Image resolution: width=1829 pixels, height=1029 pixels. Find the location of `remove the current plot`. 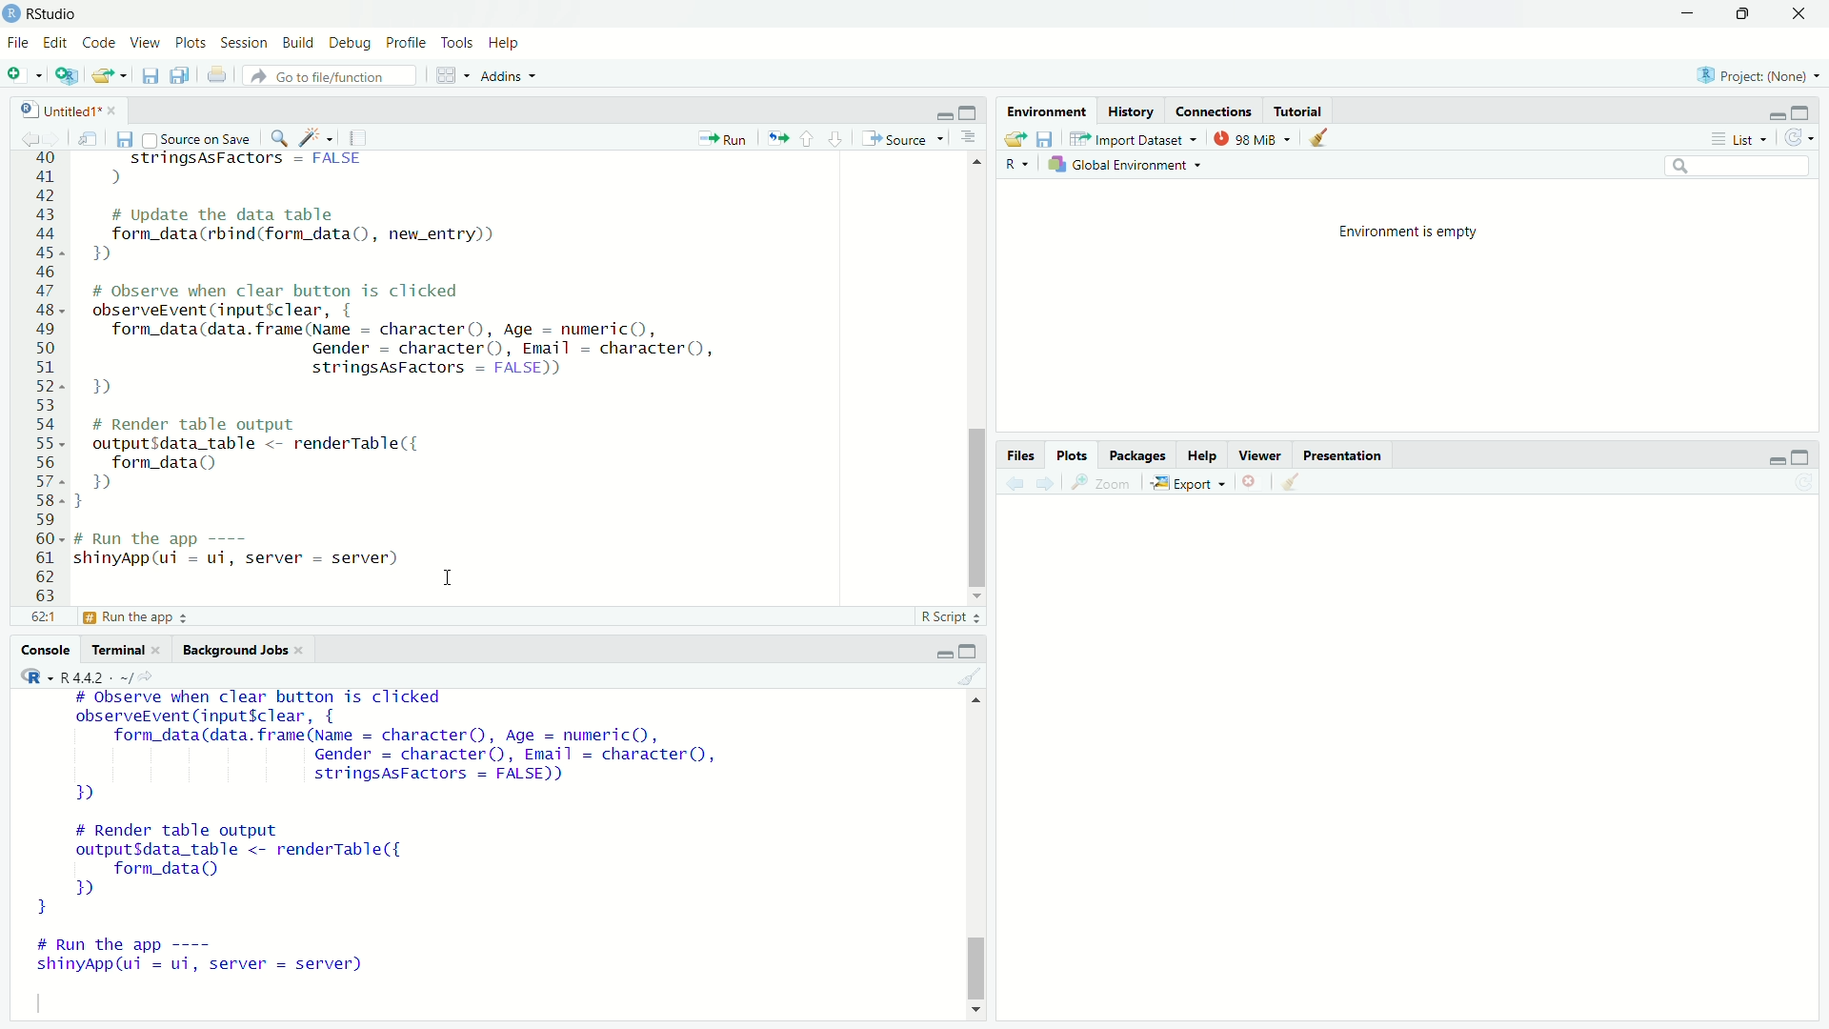

remove the current plot is located at coordinates (1250, 485).